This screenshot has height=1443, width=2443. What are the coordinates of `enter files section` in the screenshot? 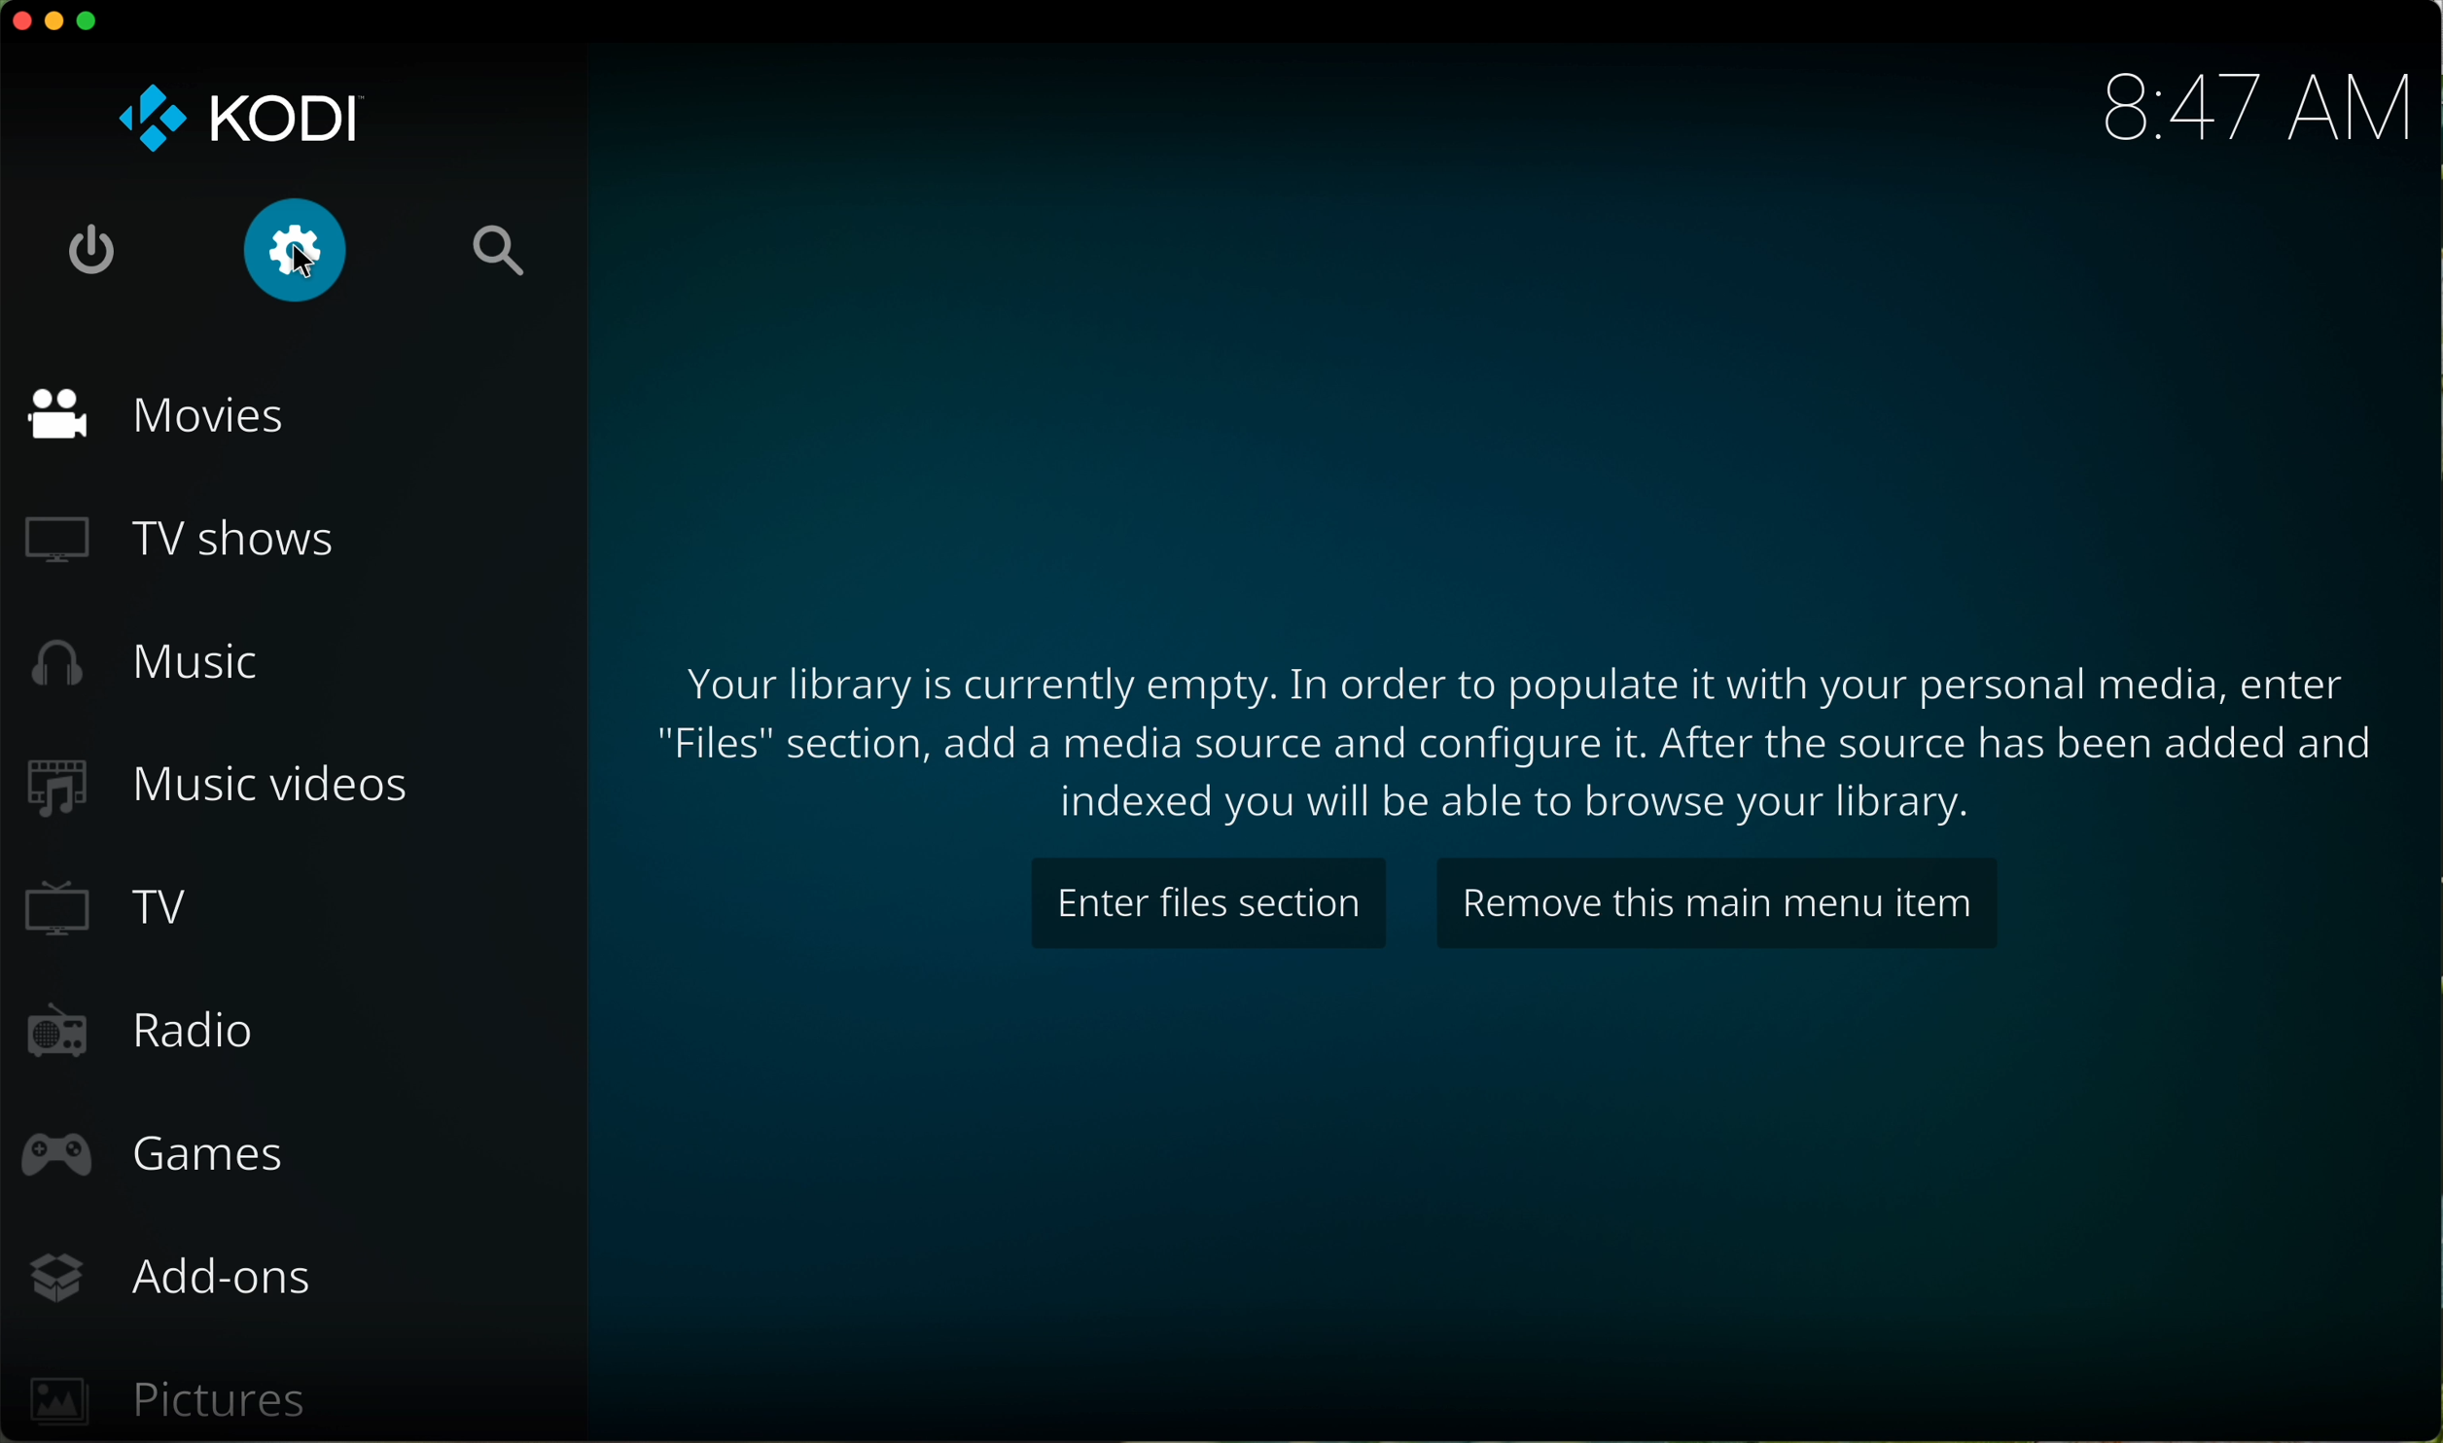 It's located at (1209, 902).